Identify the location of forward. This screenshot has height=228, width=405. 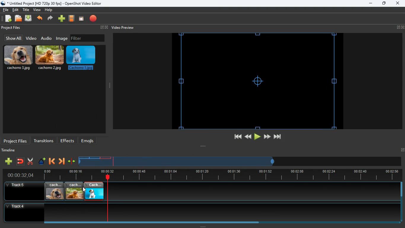
(61, 162).